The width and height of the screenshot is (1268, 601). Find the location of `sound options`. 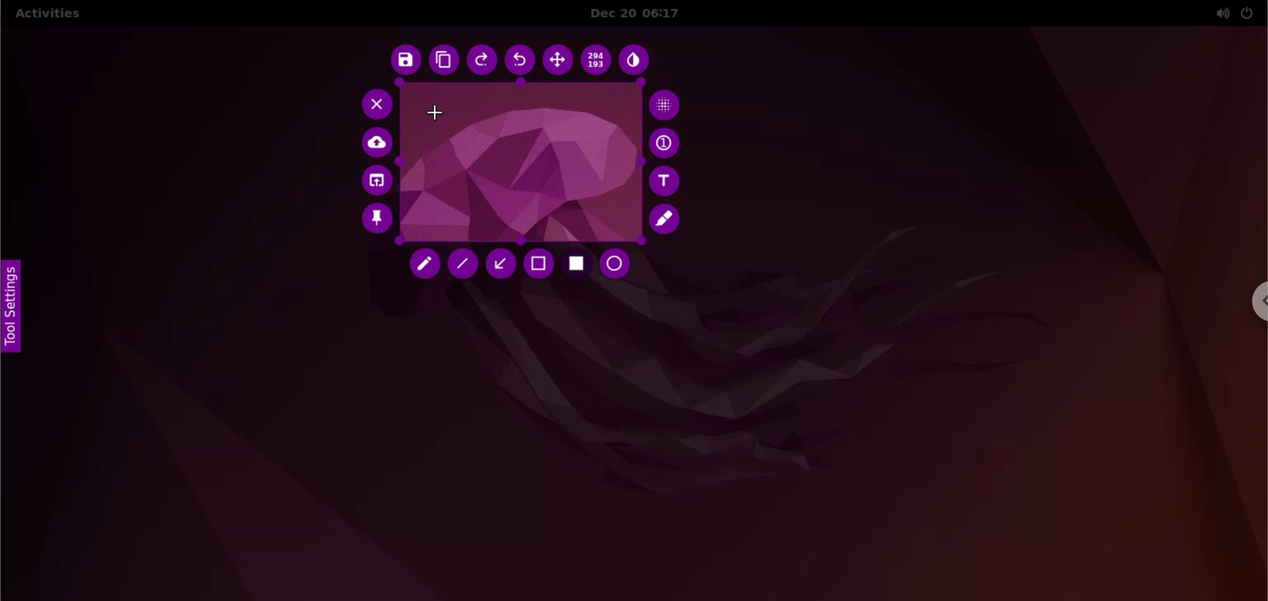

sound options is located at coordinates (1219, 13).